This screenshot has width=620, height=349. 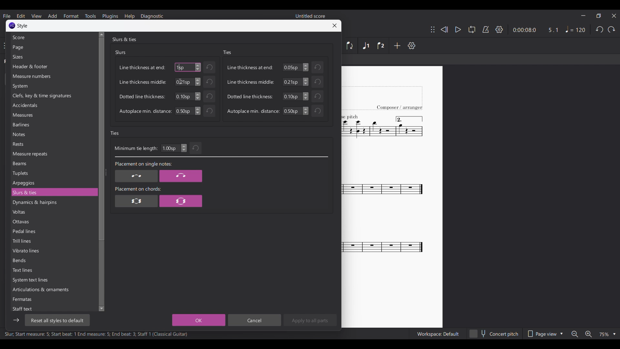 I want to click on Dotted line thickness, so click(x=142, y=97).